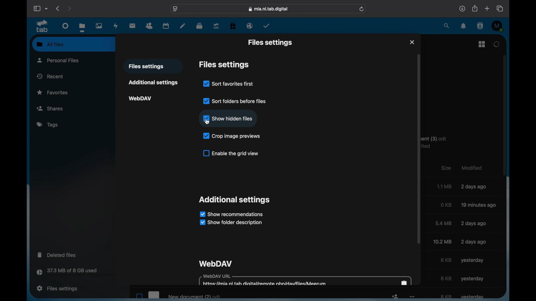 The image size is (536, 301). What do you see at coordinates (497, 26) in the screenshot?
I see `M` at bounding box center [497, 26].